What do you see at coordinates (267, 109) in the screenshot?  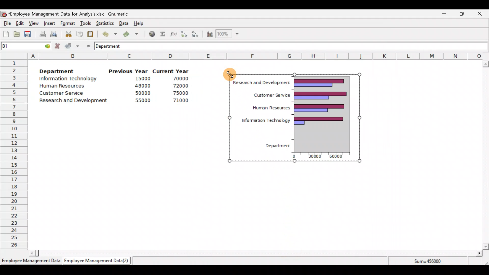 I see `Human Resources` at bounding box center [267, 109].